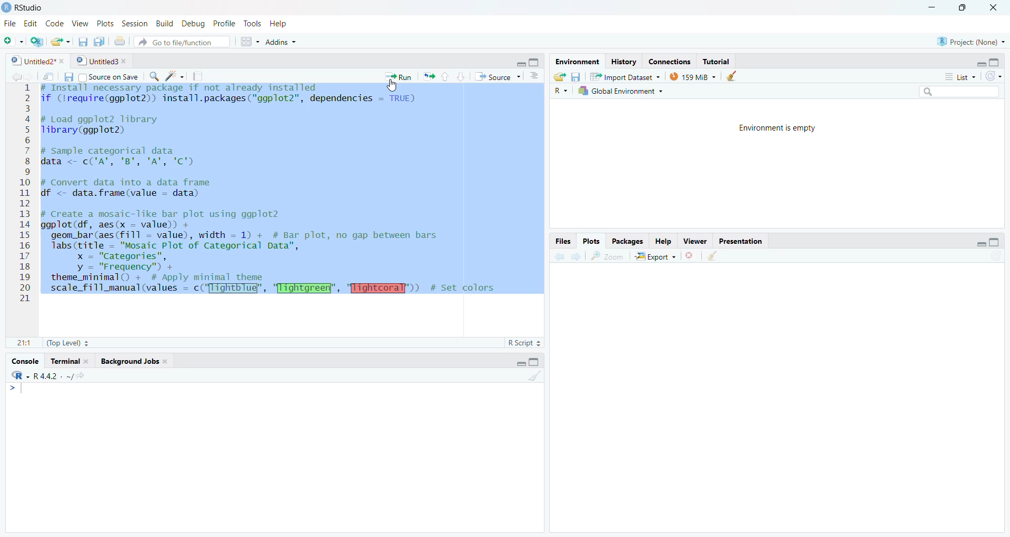 This screenshot has width=1010, height=537. What do you see at coordinates (536, 75) in the screenshot?
I see `Show document Outline` at bounding box center [536, 75].